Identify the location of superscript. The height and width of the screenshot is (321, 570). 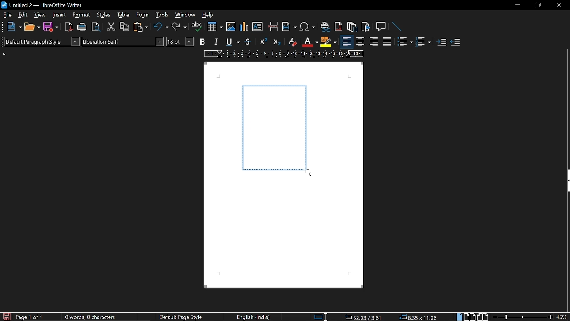
(263, 41).